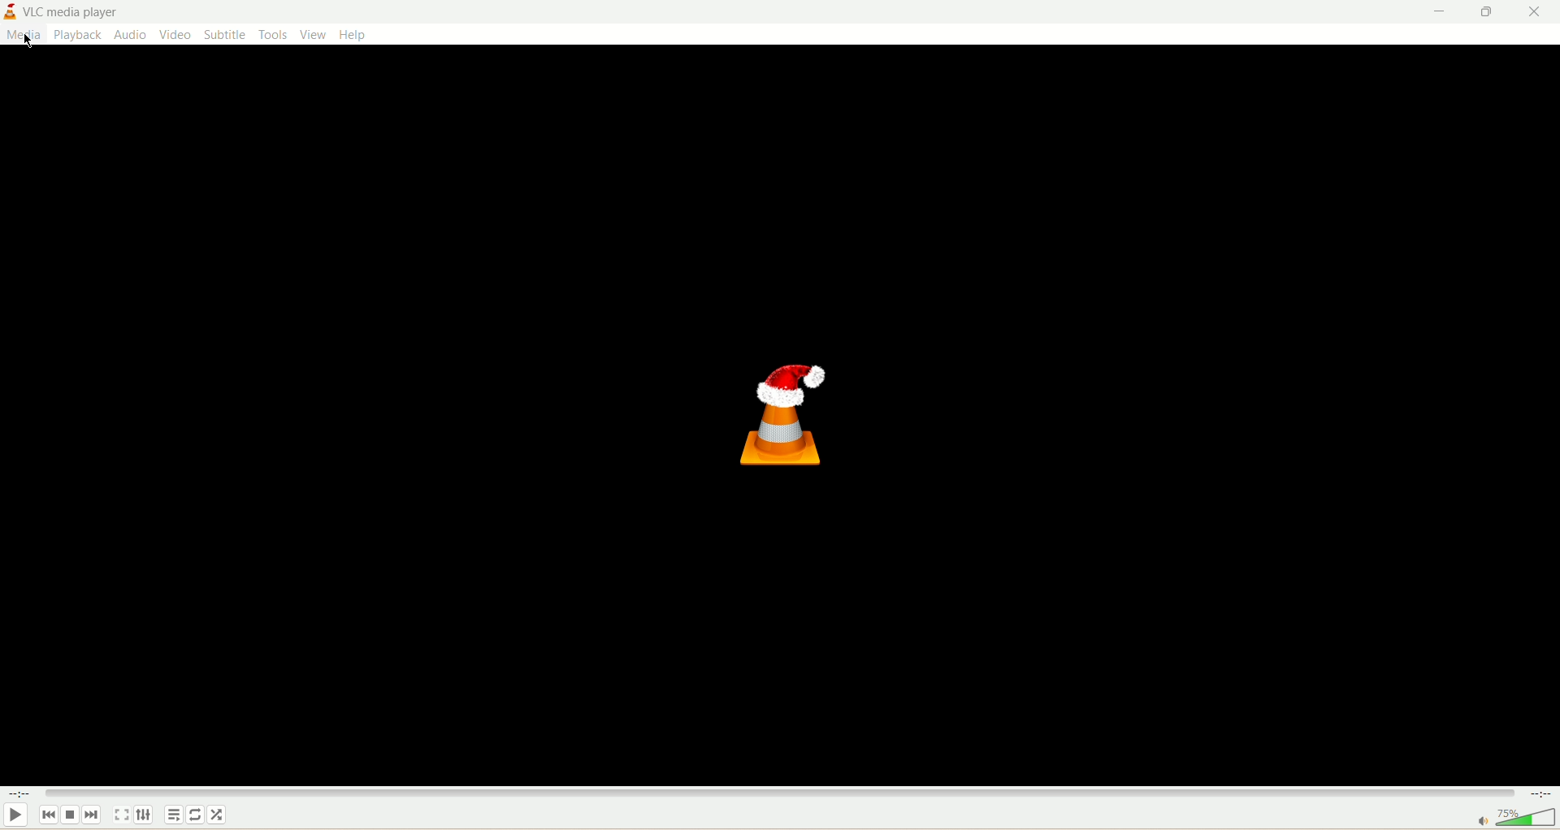 Image resolution: width=1560 pixels, height=830 pixels. What do you see at coordinates (1540, 796) in the screenshot?
I see `remaining time` at bounding box center [1540, 796].